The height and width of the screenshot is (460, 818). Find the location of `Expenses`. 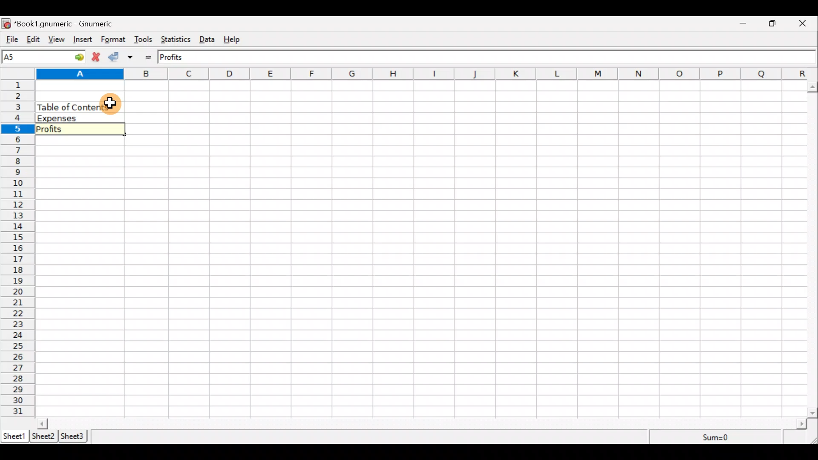

Expenses is located at coordinates (77, 118).